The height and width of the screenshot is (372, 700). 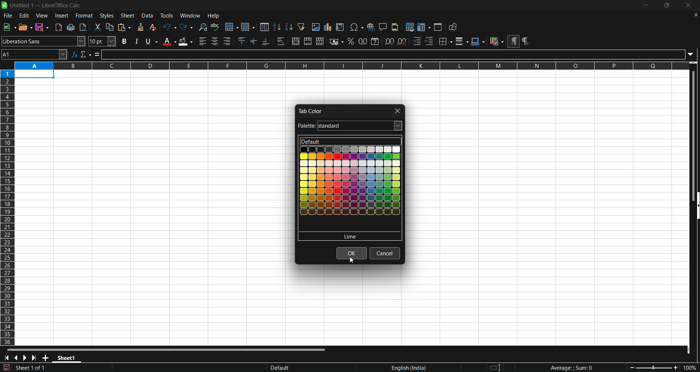 What do you see at coordinates (525, 42) in the screenshot?
I see `right to left` at bounding box center [525, 42].